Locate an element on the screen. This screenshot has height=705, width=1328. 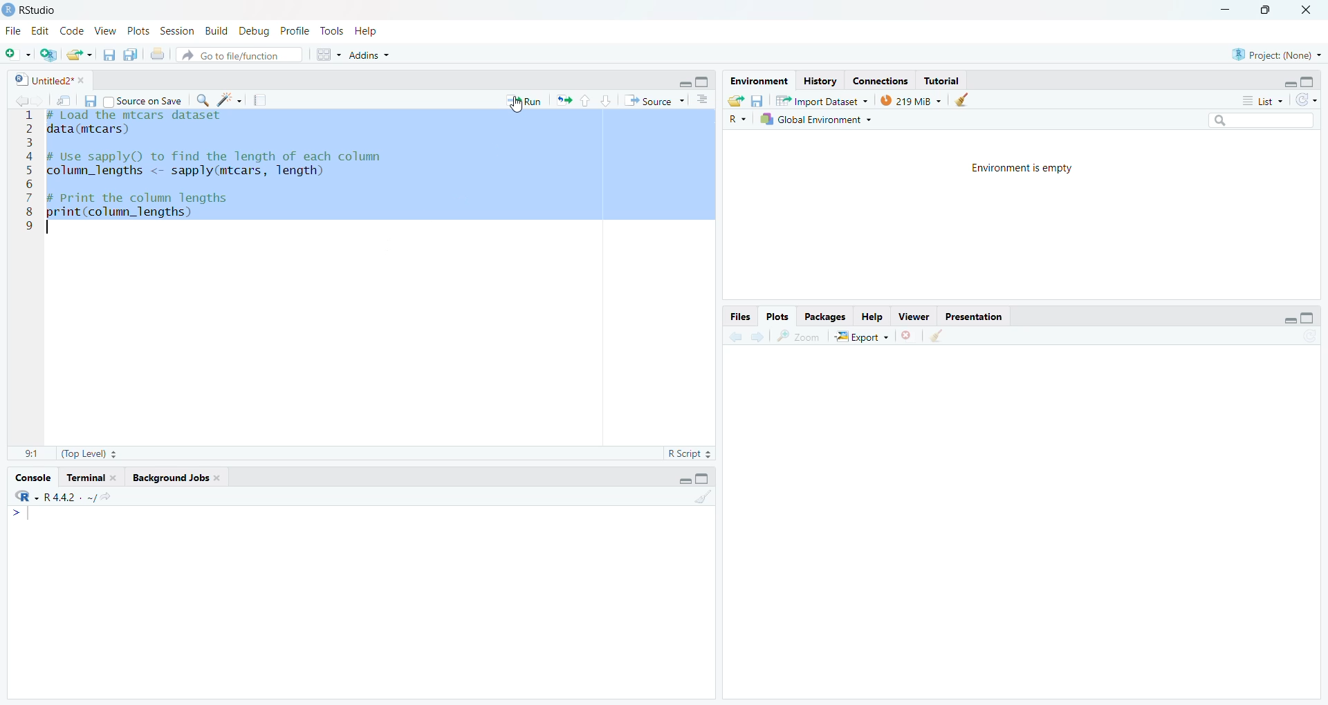
Go to previous source location is located at coordinates (18, 102).